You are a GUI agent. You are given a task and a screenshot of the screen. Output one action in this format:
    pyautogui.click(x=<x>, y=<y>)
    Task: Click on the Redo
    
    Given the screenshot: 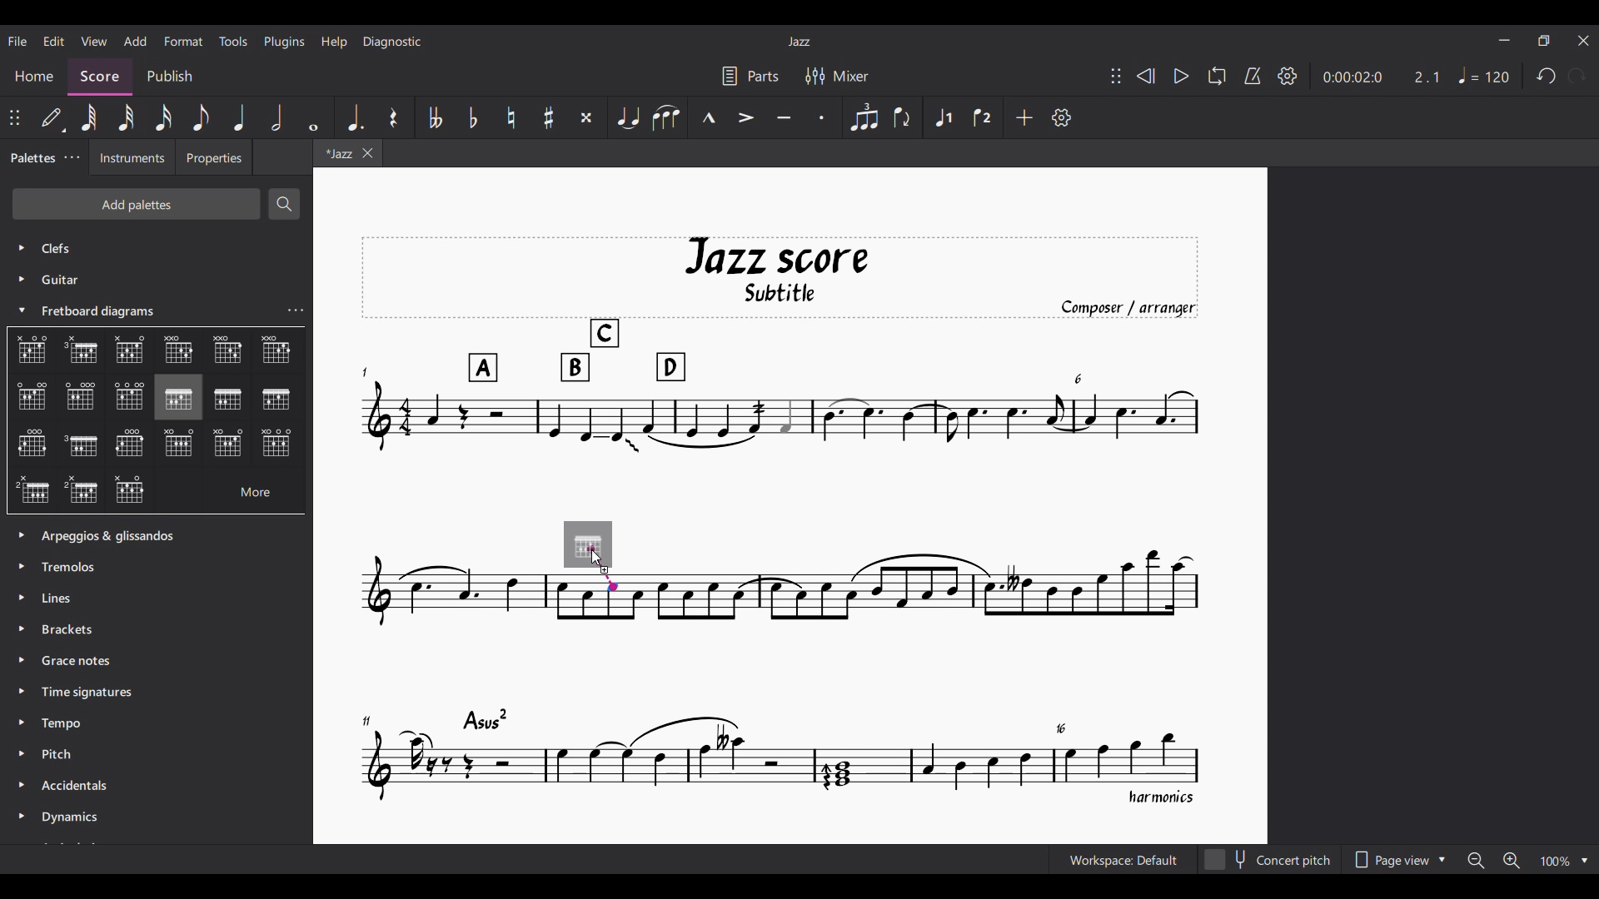 What is the action you would take?
    pyautogui.click(x=1578, y=76)
    